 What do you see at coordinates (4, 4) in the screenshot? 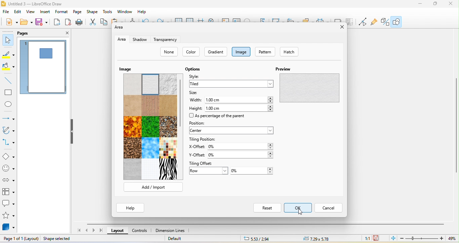
I see `LibreOffice logo` at bounding box center [4, 4].